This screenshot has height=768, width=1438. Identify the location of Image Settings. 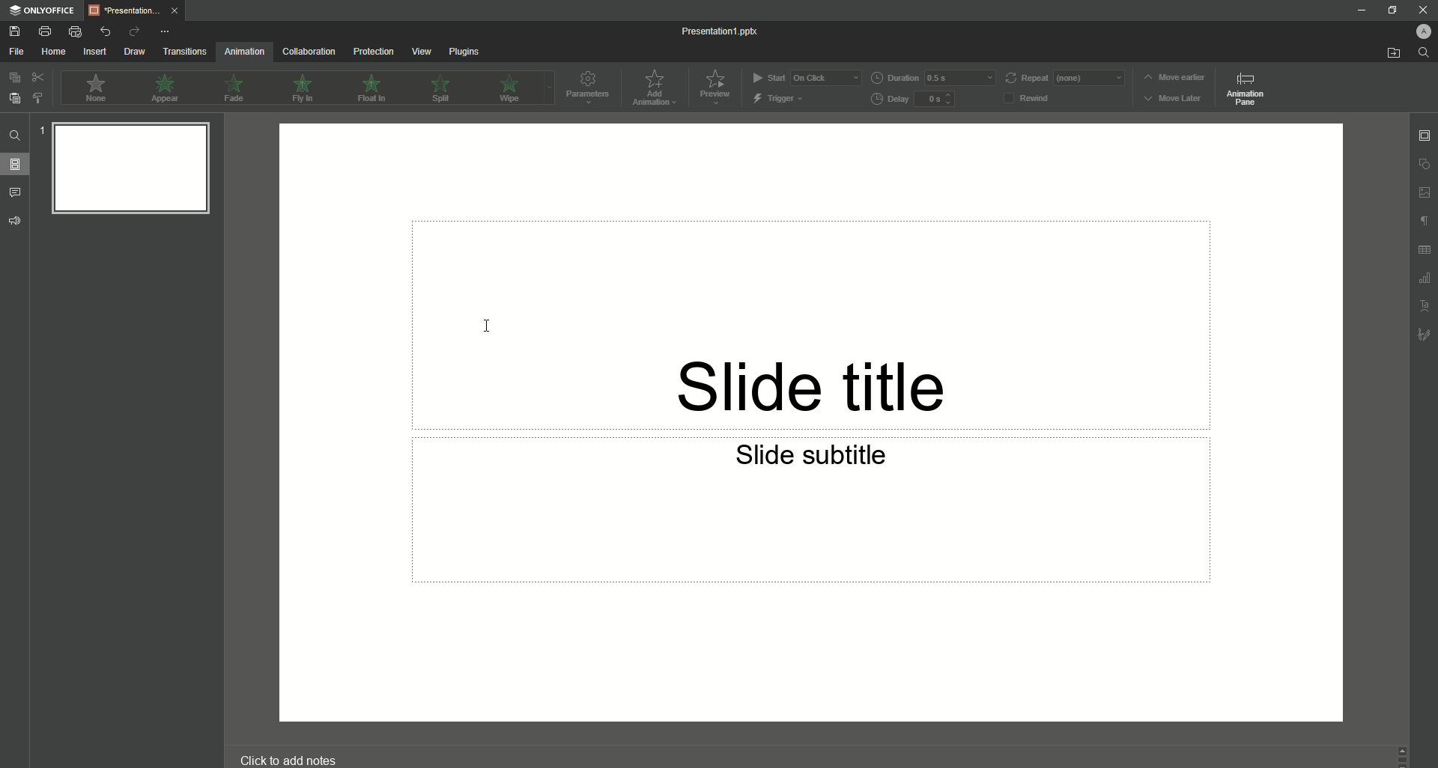
(1423, 194).